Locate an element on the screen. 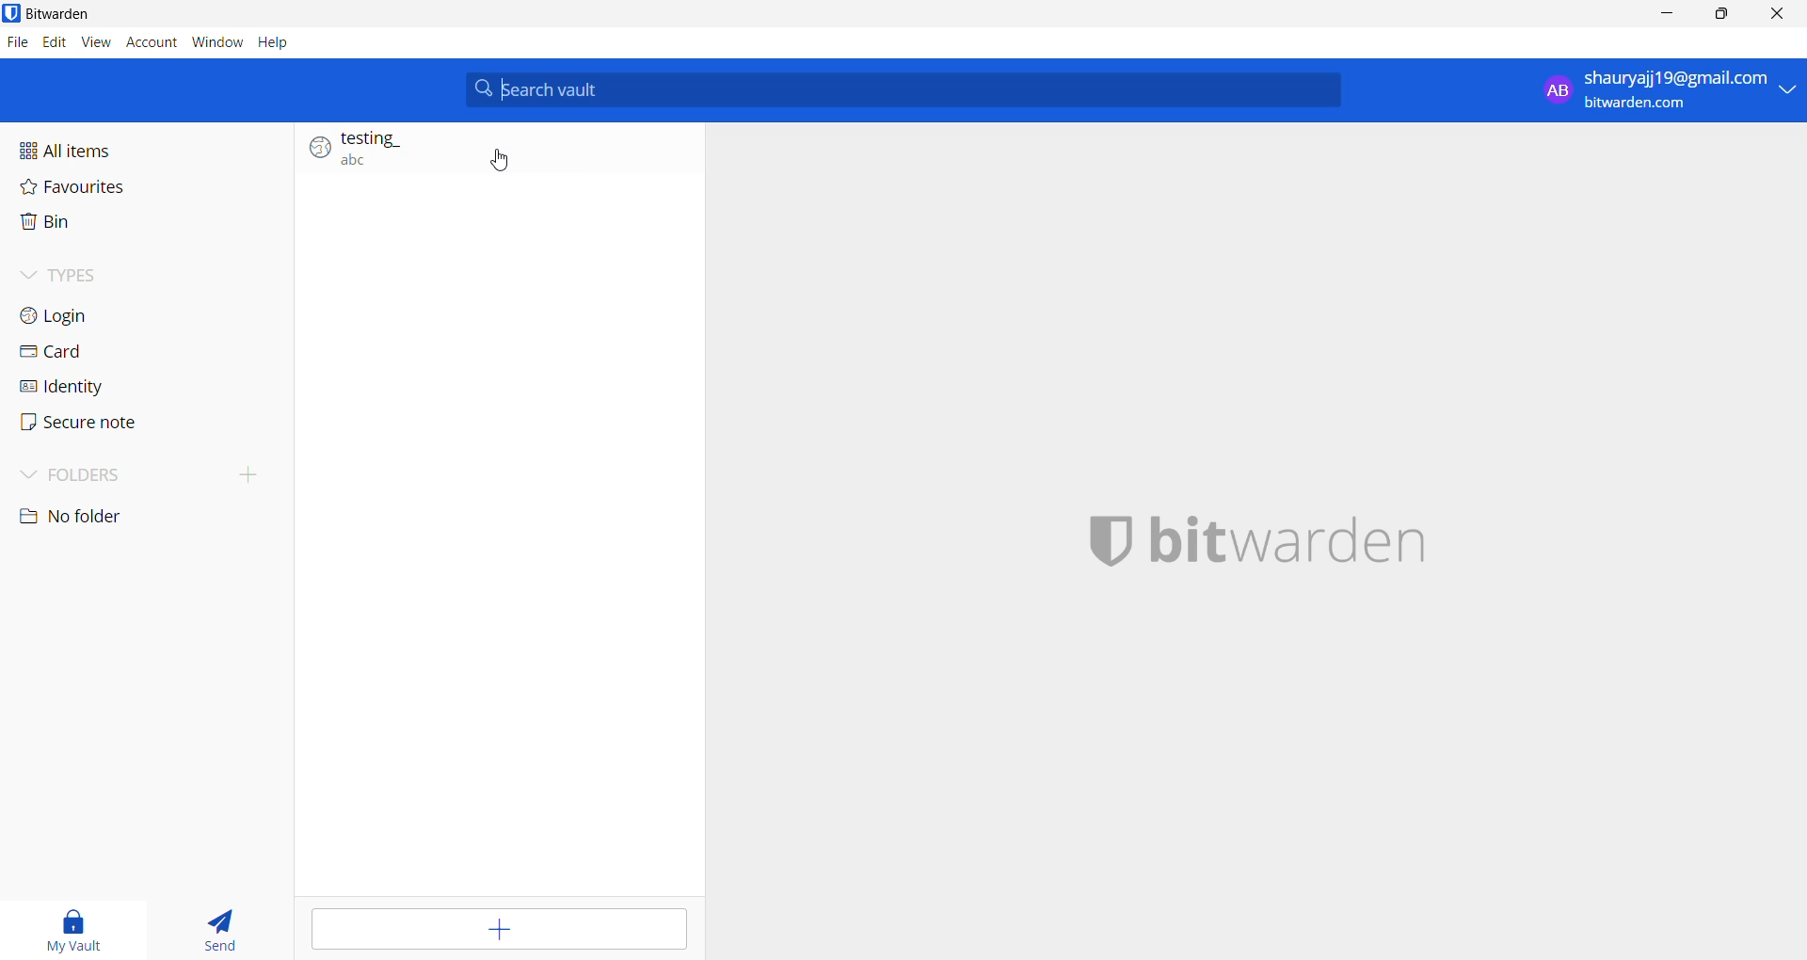 The width and height of the screenshot is (1807, 960). Login and logout options is located at coordinates (1664, 94).